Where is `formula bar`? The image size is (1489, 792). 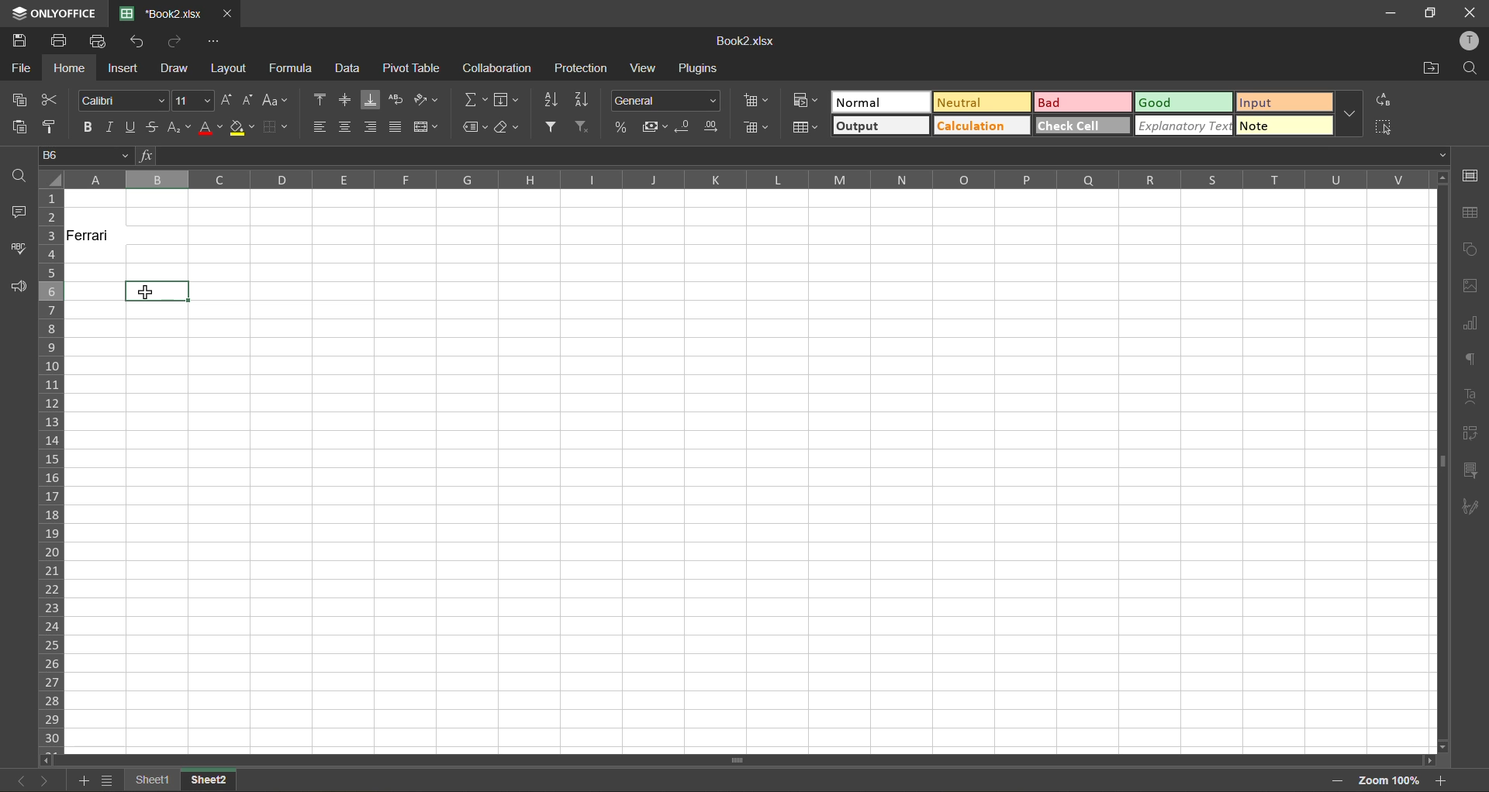 formula bar is located at coordinates (793, 156).